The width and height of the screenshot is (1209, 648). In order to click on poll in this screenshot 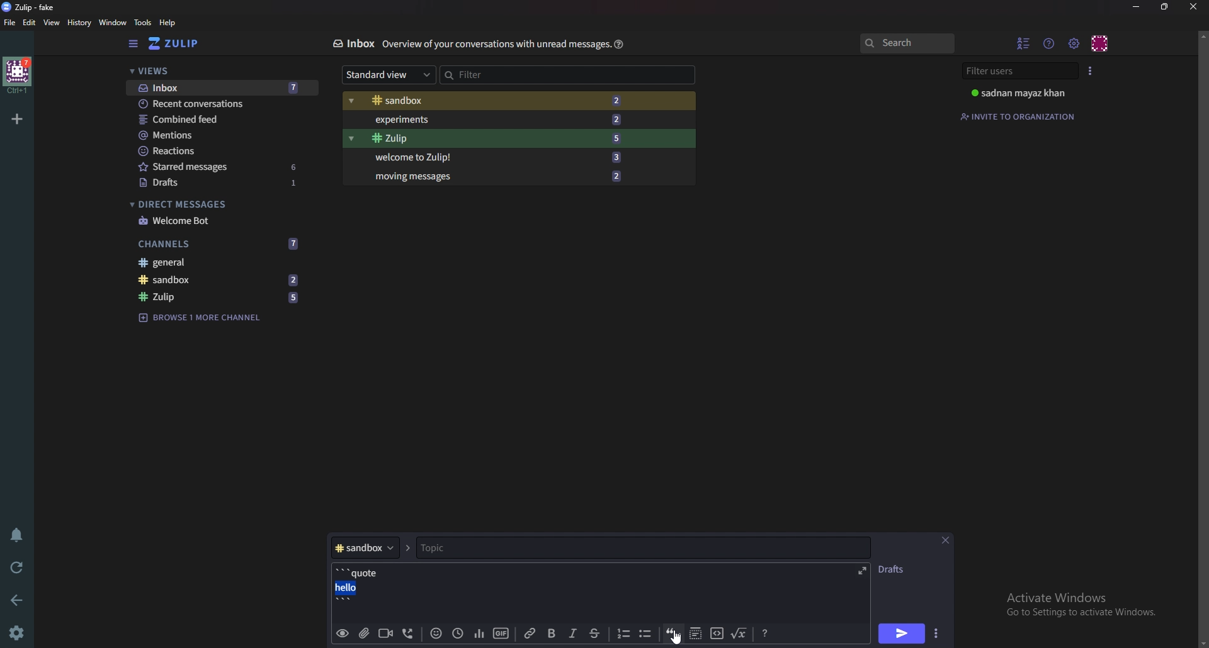, I will do `click(480, 635)`.